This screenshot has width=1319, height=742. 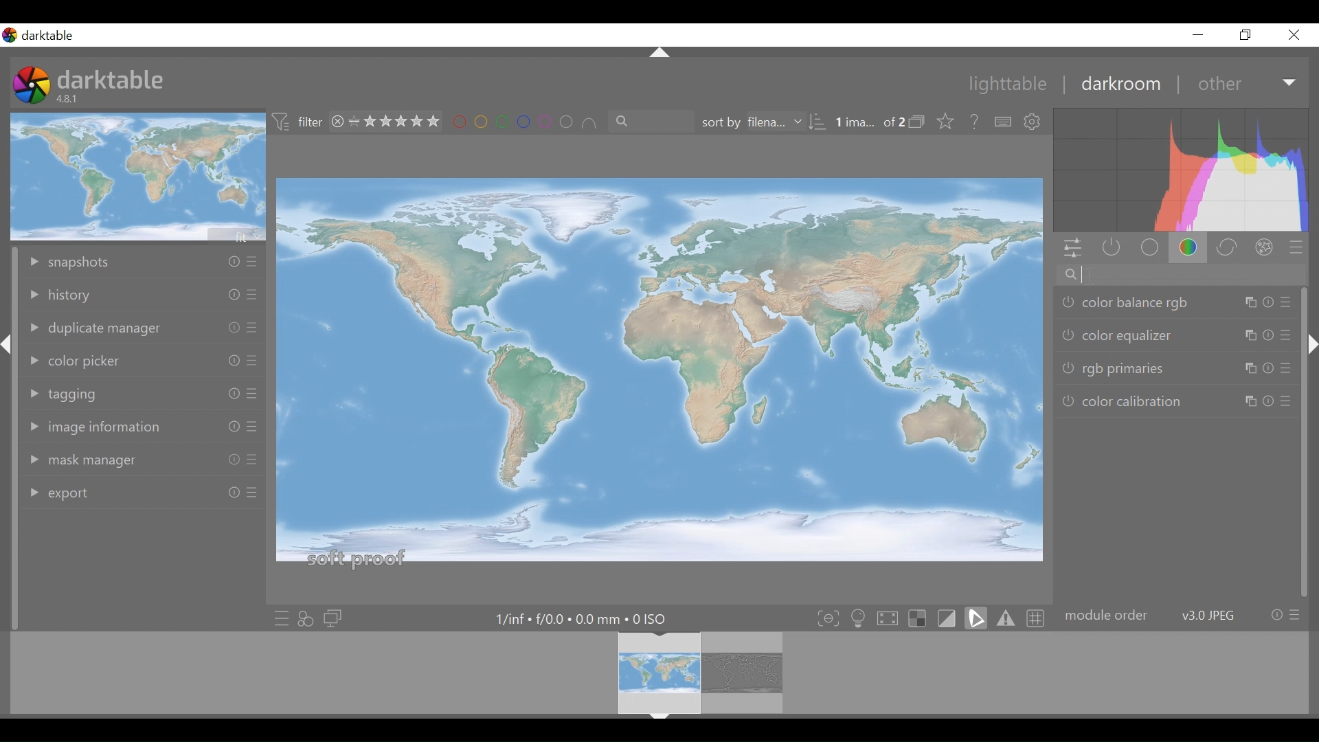 I want to click on display a second darkroom image window, so click(x=335, y=618).